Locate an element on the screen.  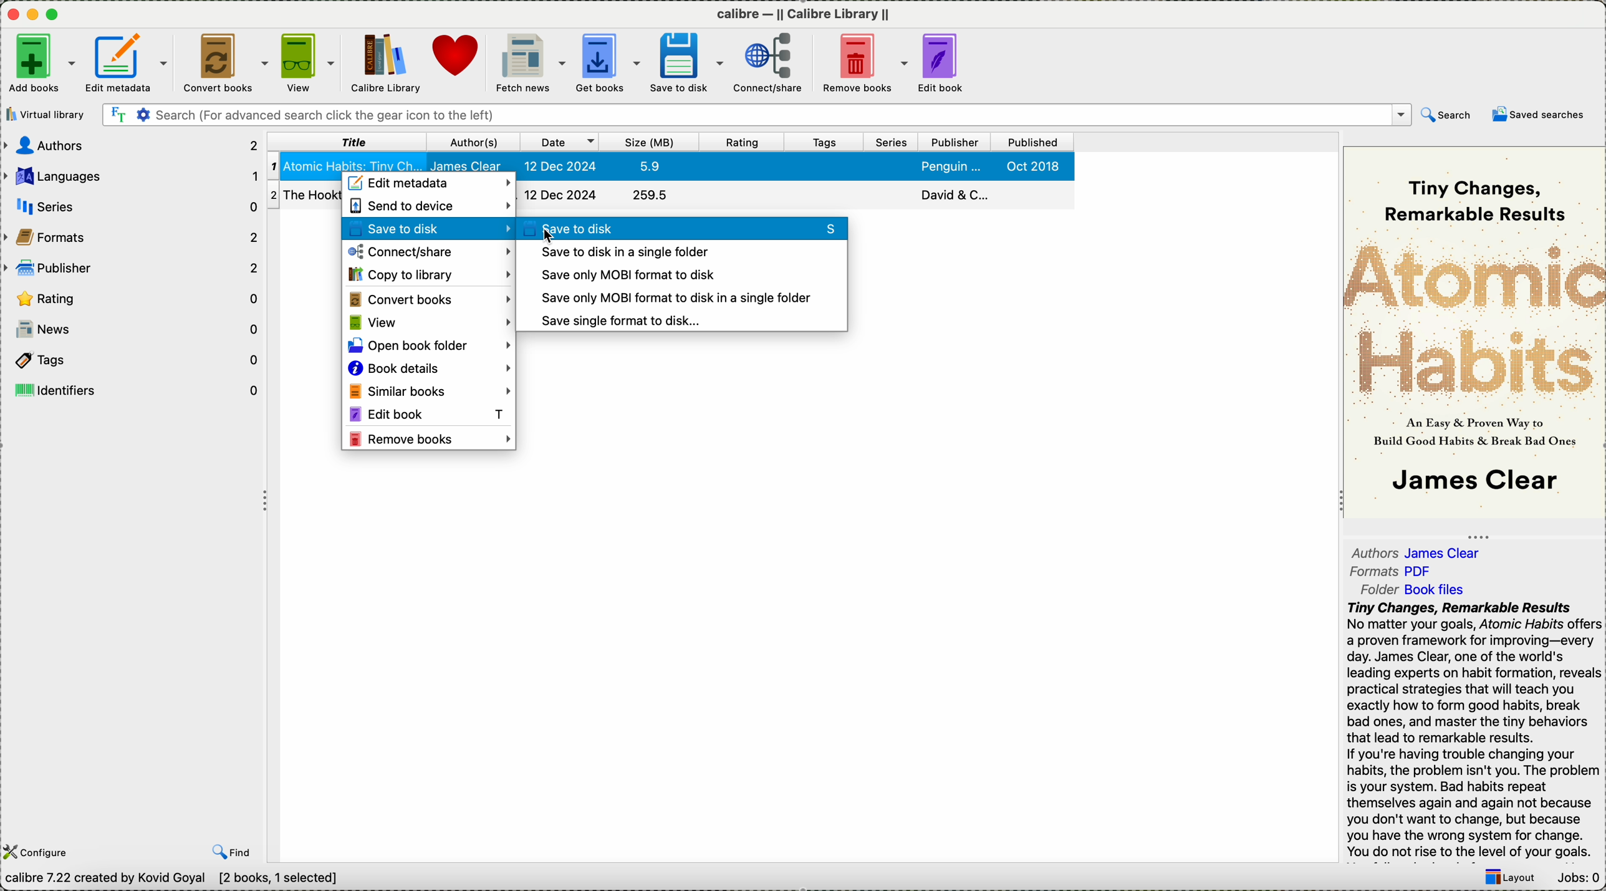
close program is located at coordinates (10, 13).